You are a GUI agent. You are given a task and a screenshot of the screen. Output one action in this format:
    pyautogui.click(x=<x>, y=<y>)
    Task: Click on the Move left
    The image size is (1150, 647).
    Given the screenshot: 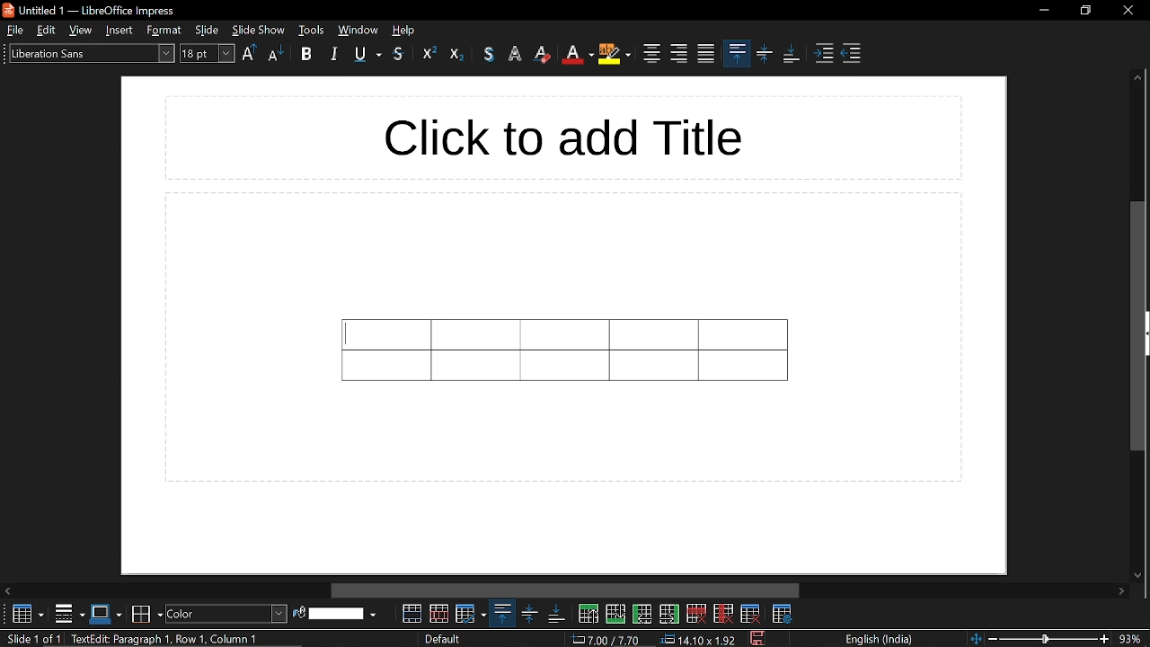 What is the action you would take?
    pyautogui.click(x=9, y=590)
    